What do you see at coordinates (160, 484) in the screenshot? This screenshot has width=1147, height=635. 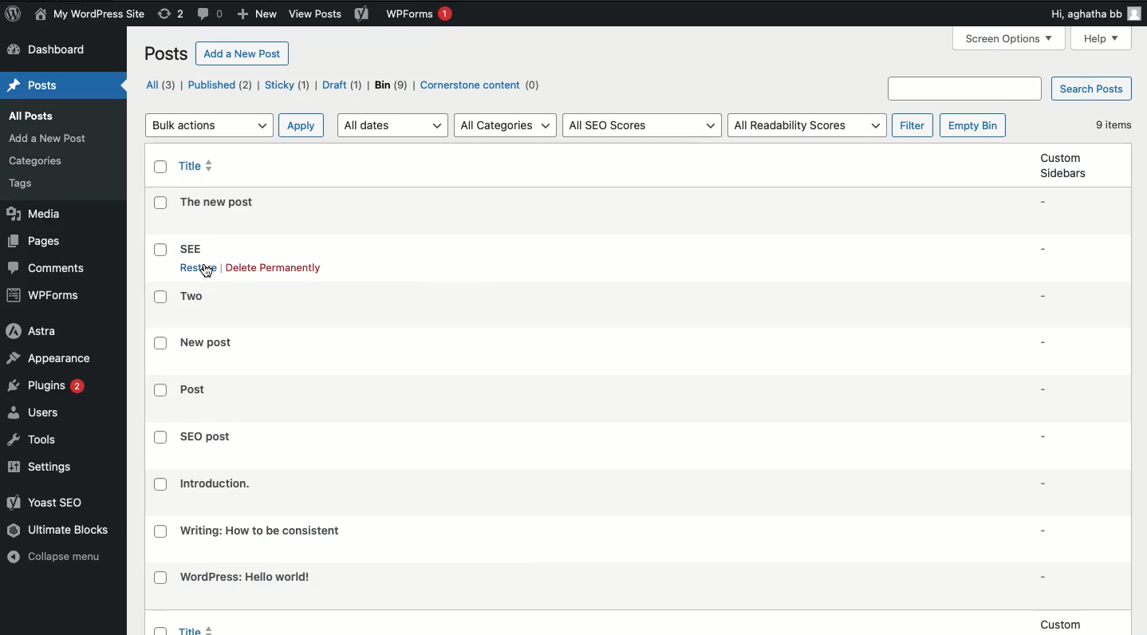 I see `Checkbox` at bounding box center [160, 484].